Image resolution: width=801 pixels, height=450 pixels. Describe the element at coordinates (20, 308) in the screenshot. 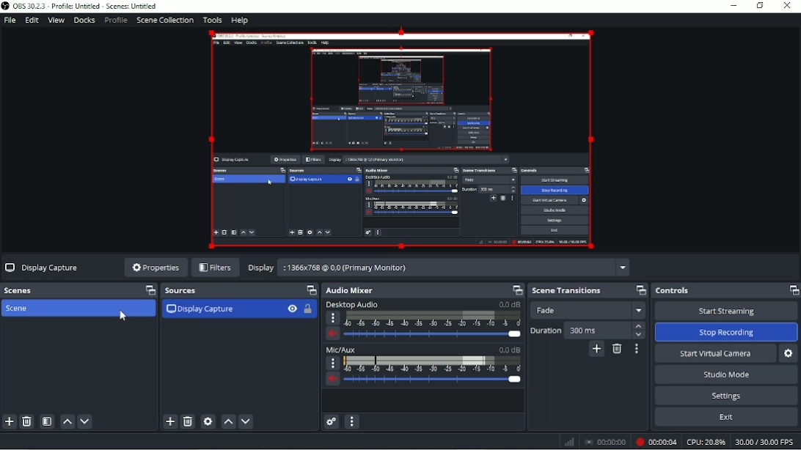

I see `Scene` at that location.